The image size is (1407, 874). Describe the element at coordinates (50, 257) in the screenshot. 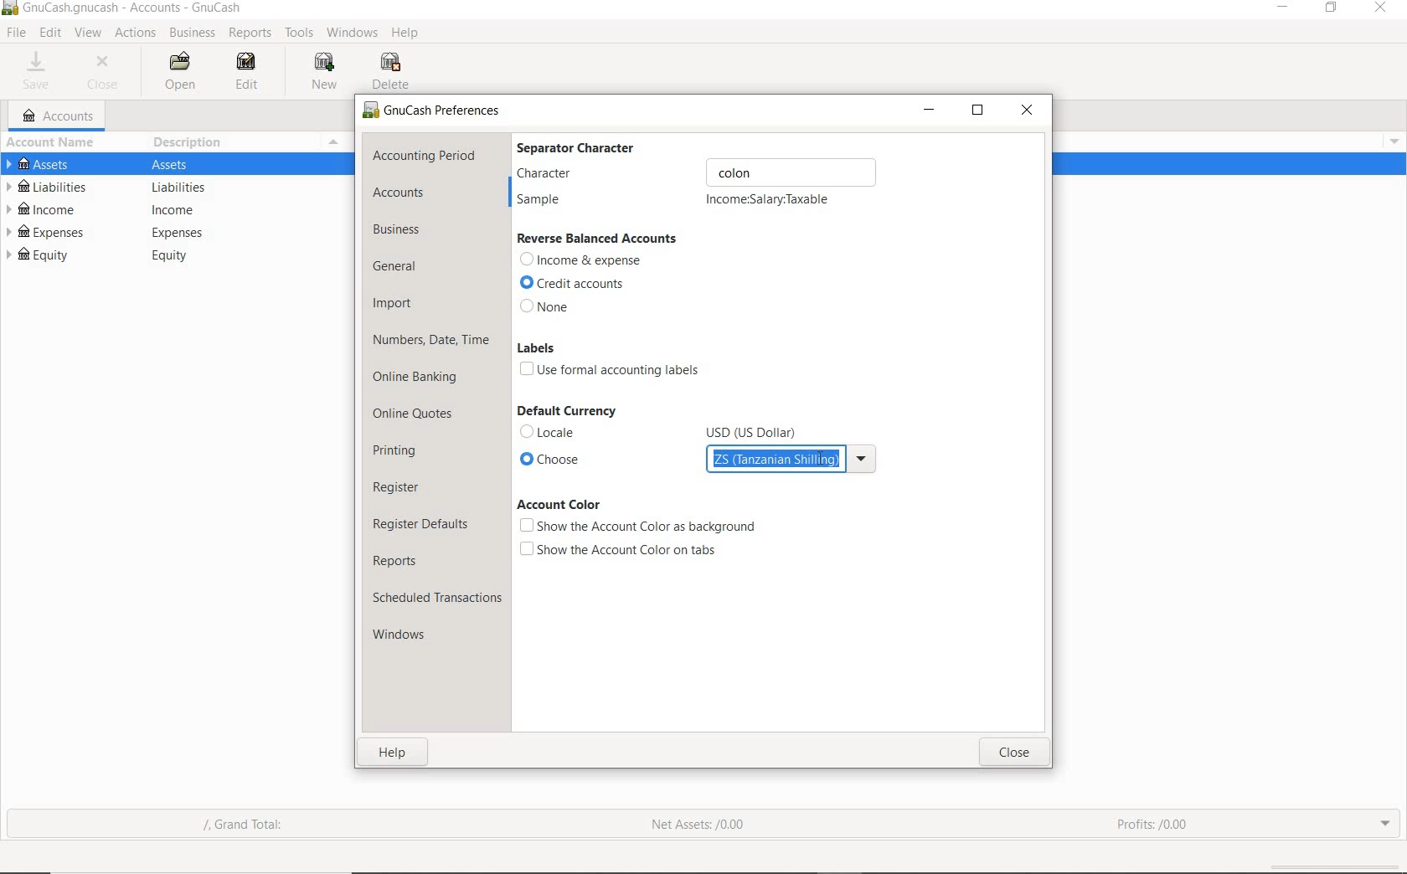

I see `EQUITY` at that location.